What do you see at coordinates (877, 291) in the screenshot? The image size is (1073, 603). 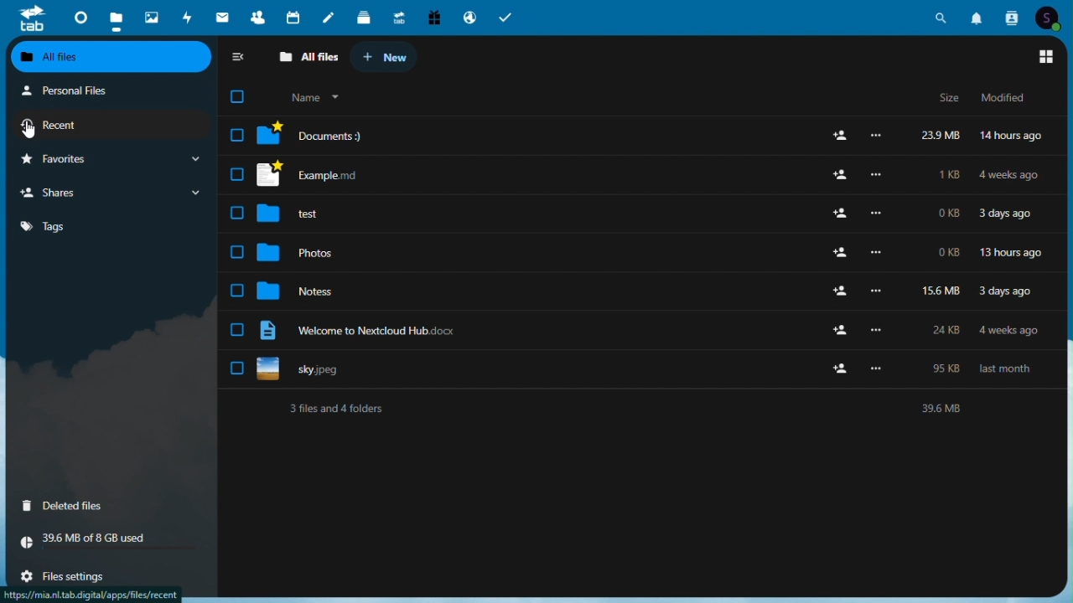 I see `options` at bounding box center [877, 291].